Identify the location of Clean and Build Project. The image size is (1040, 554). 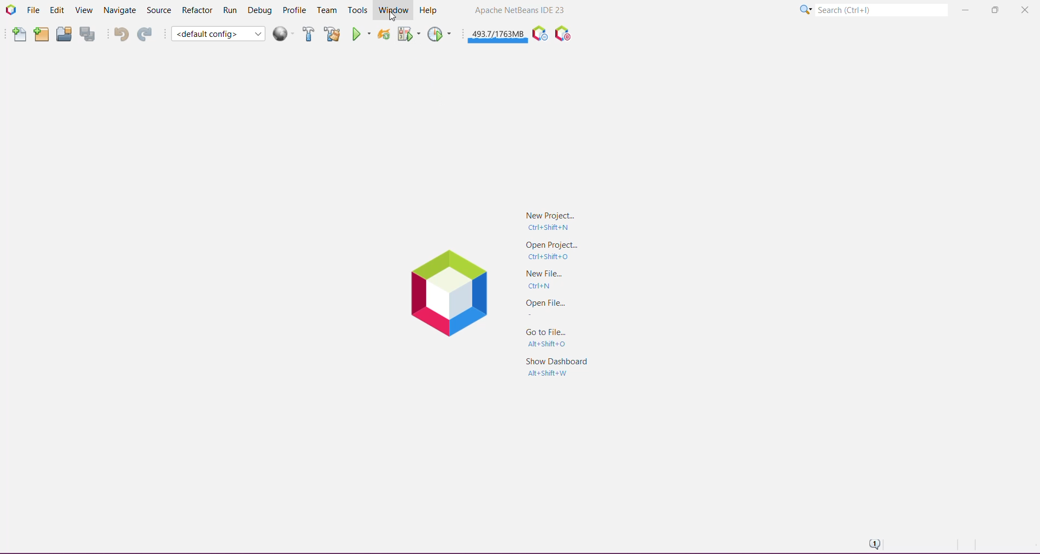
(332, 34).